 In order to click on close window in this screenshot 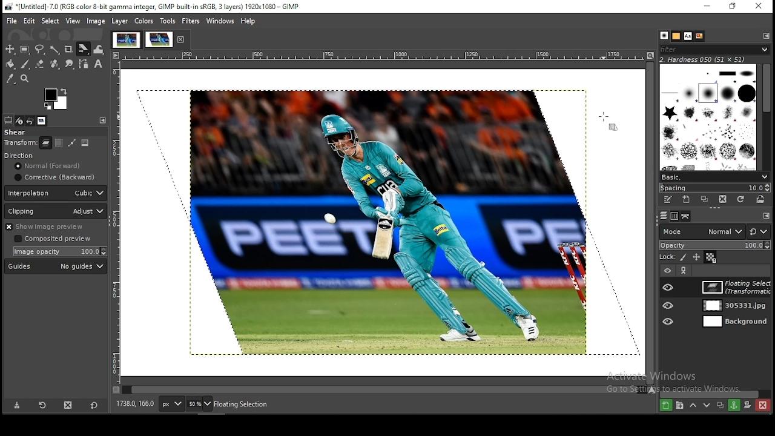, I will do `click(756, 7)`.